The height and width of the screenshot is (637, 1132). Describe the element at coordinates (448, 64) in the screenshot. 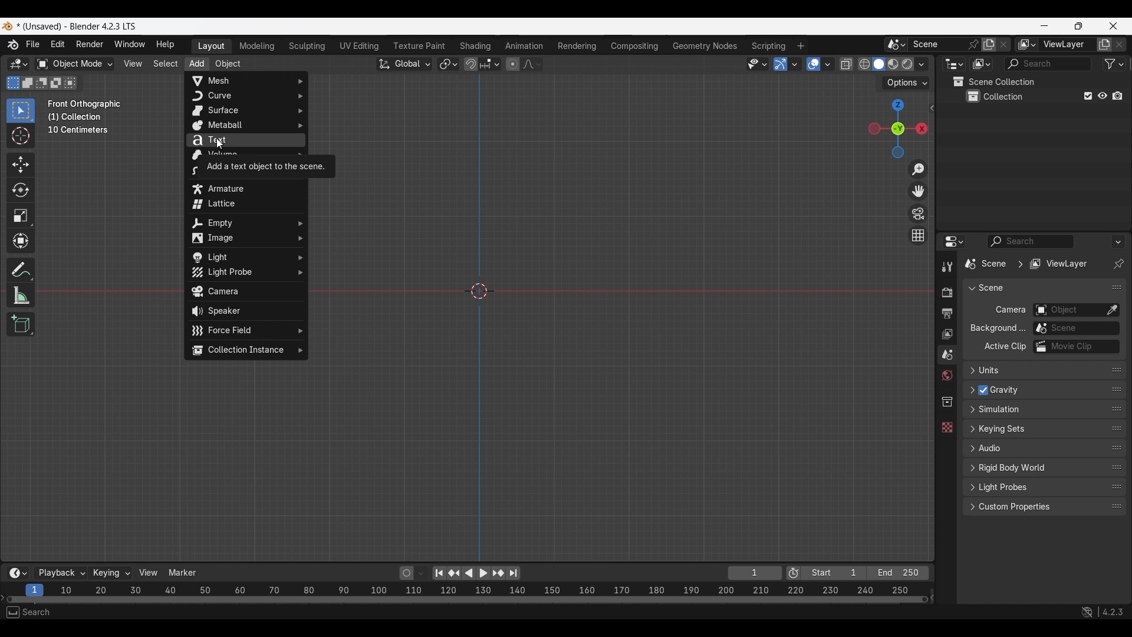

I see `Transform pivot point` at that location.